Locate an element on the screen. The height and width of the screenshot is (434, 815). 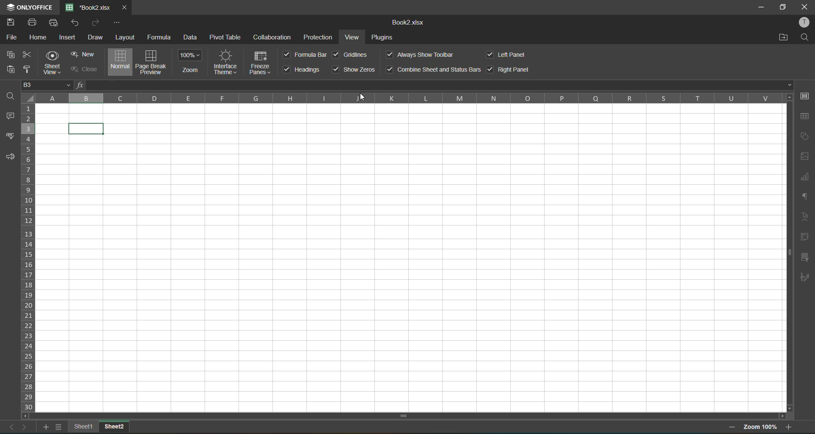
insert is located at coordinates (68, 38).